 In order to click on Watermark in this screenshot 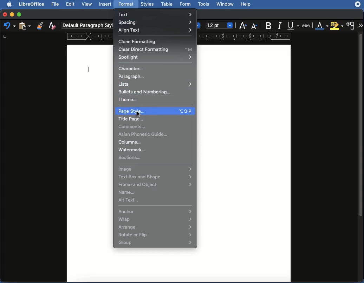, I will do `click(136, 150)`.